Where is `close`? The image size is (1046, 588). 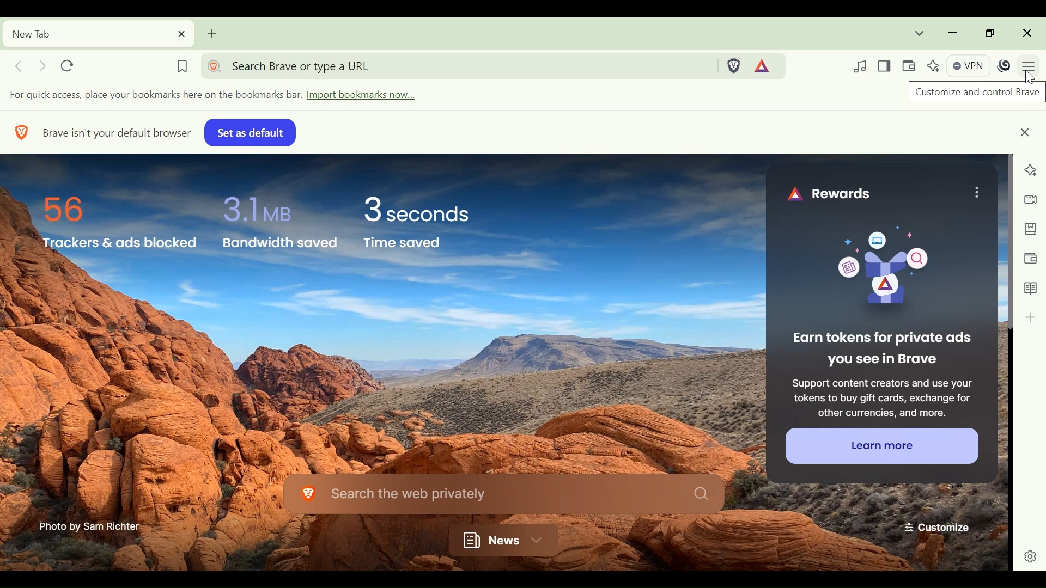 close is located at coordinates (1024, 131).